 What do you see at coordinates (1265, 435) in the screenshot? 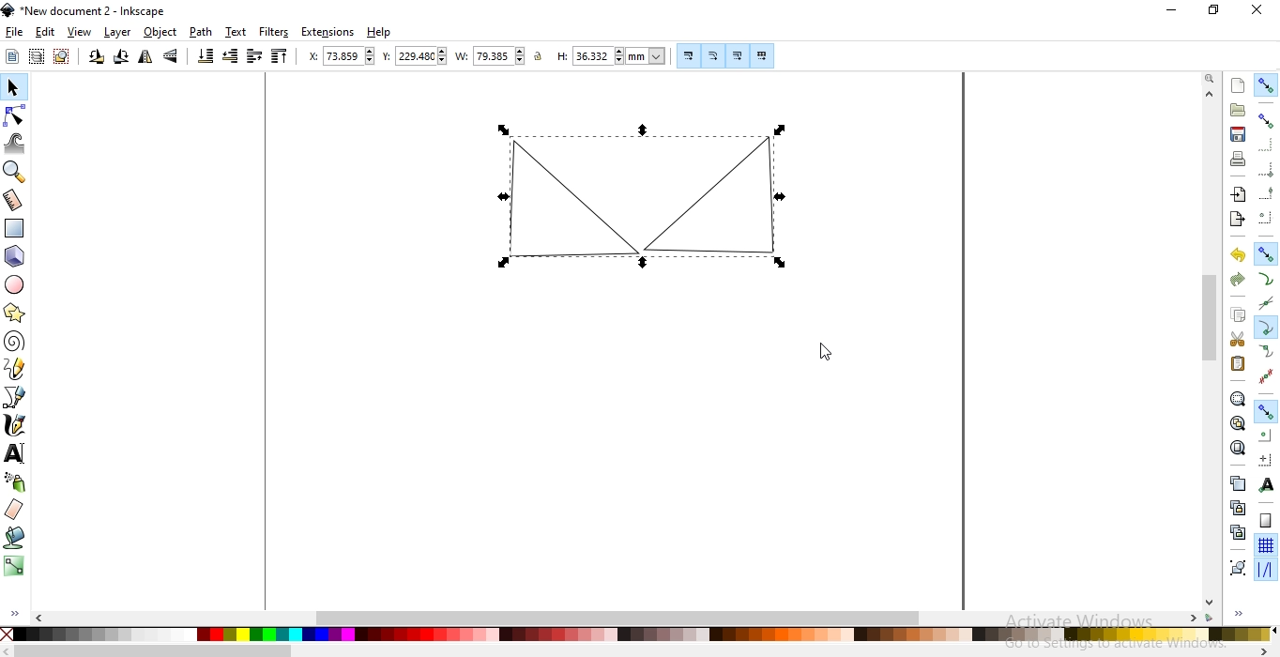
I see `snap centers of objects` at bounding box center [1265, 435].